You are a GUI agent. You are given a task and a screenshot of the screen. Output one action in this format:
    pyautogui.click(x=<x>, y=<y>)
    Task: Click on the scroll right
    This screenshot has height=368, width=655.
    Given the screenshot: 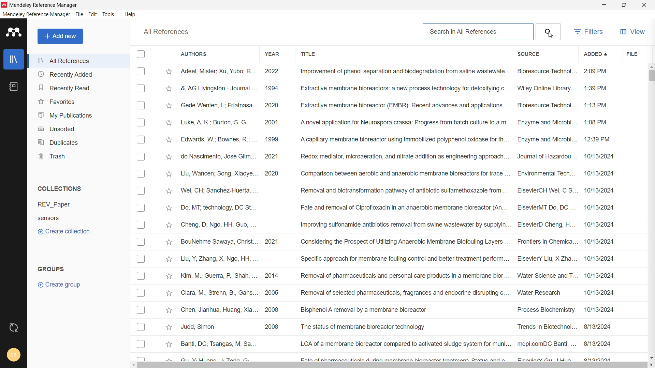 What is the action you would take?
    pyautogui.click(x=651, y=364)
    